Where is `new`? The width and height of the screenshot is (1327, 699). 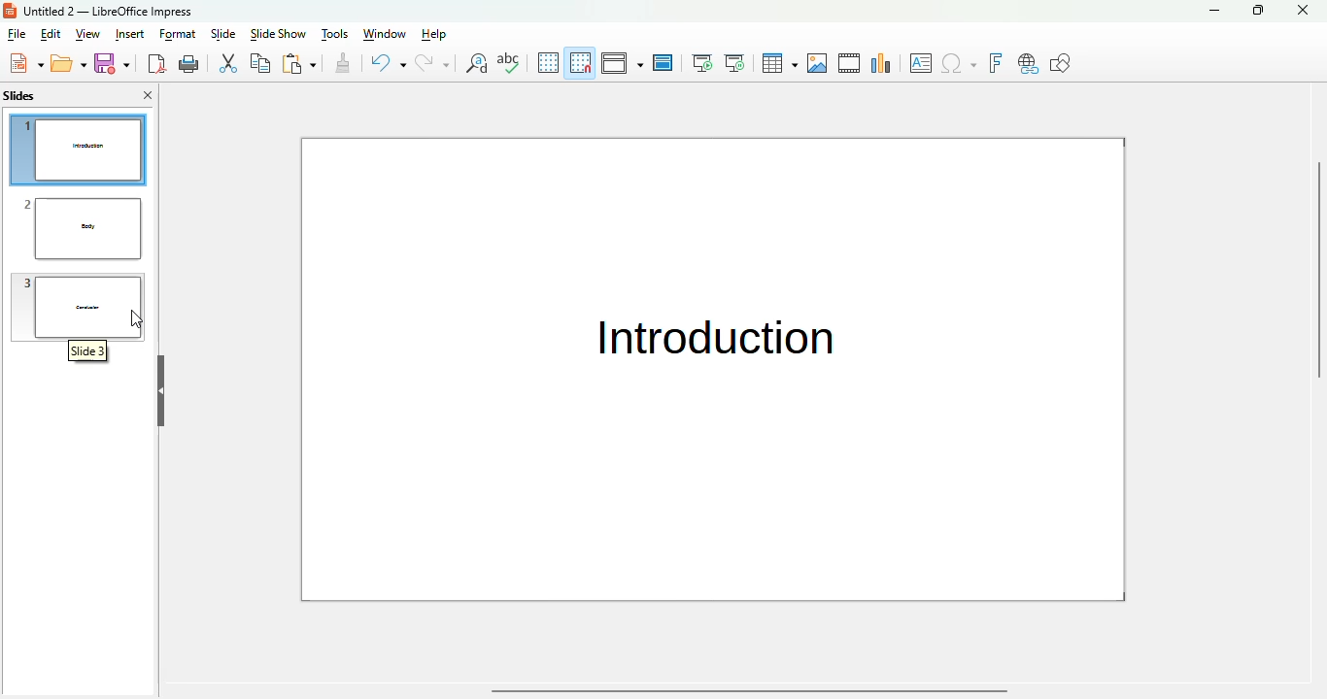
new is located at coordinates (26, 62).